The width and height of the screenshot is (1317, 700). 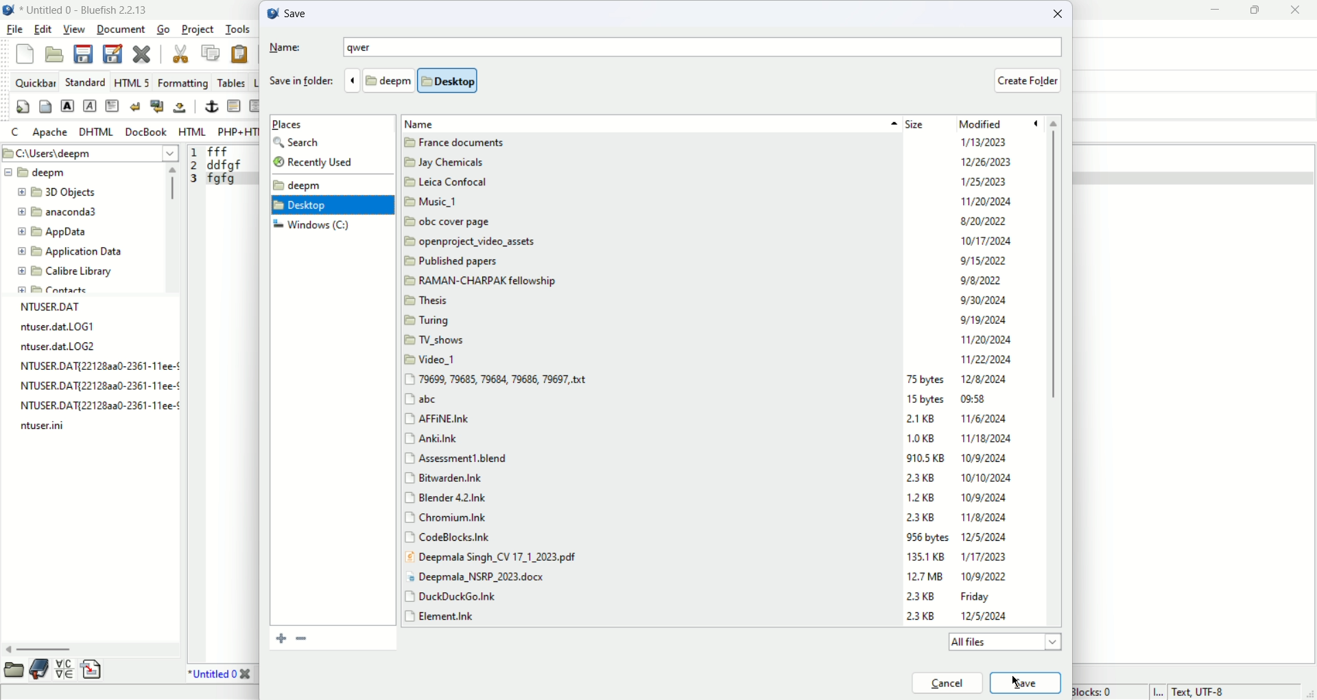 What do you see at coordinates (256, 106) in the screenshot?
I see `center` at bounding box center [256, 106].